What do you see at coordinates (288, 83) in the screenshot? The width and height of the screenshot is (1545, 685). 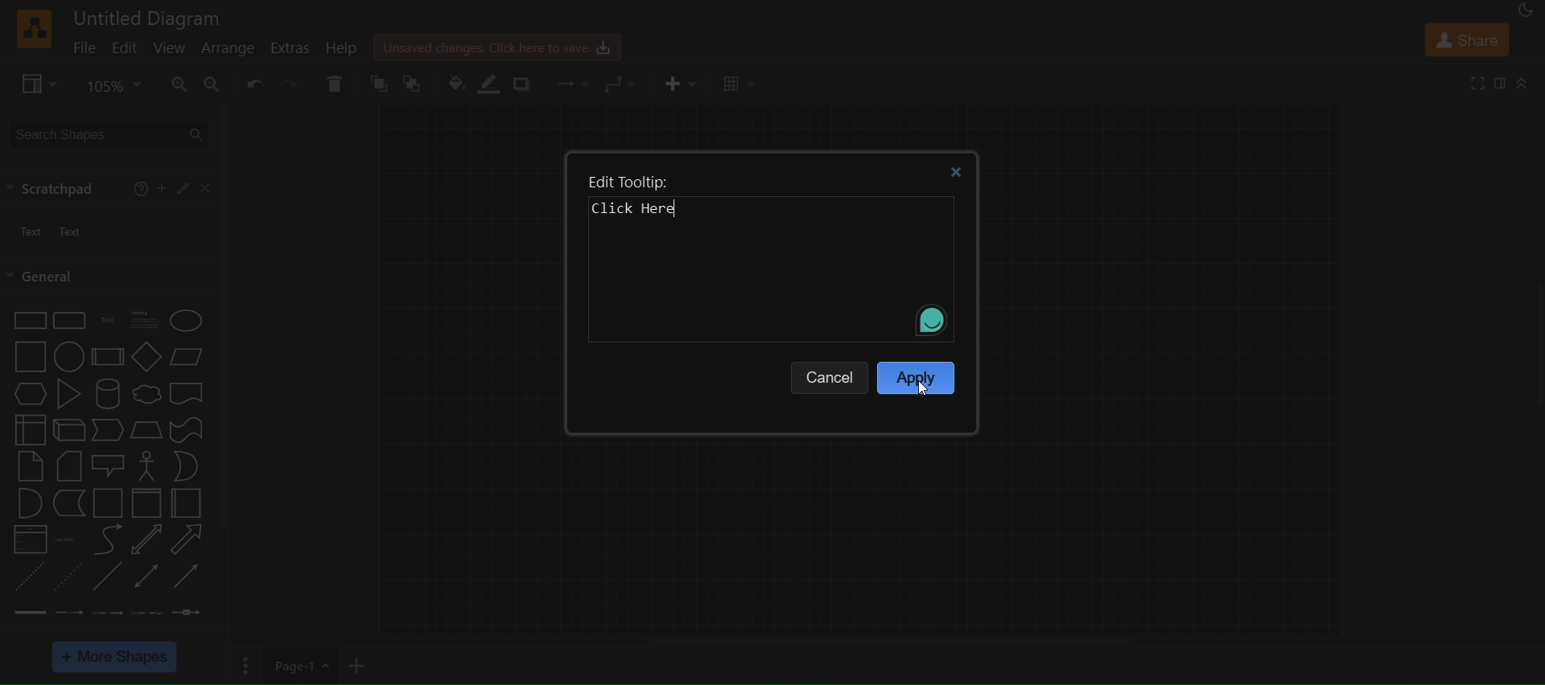 I see `redo` at bounding box center [288, 83].